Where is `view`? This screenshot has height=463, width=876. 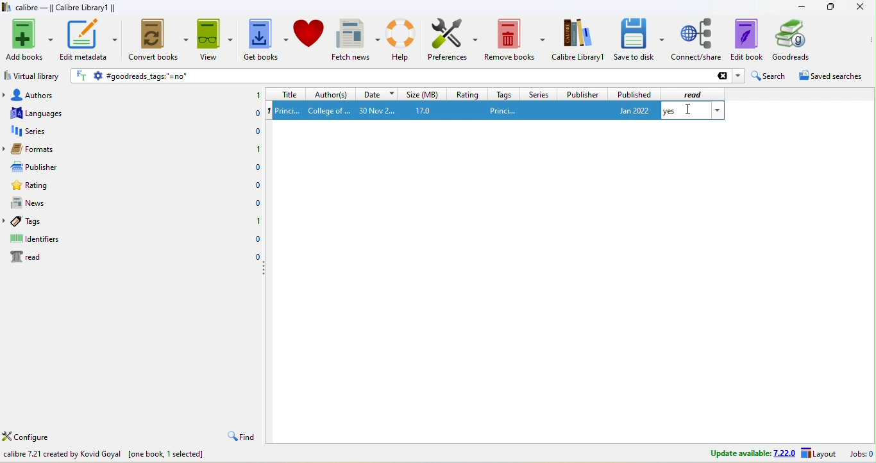
view is located at coordinates (215, 39).